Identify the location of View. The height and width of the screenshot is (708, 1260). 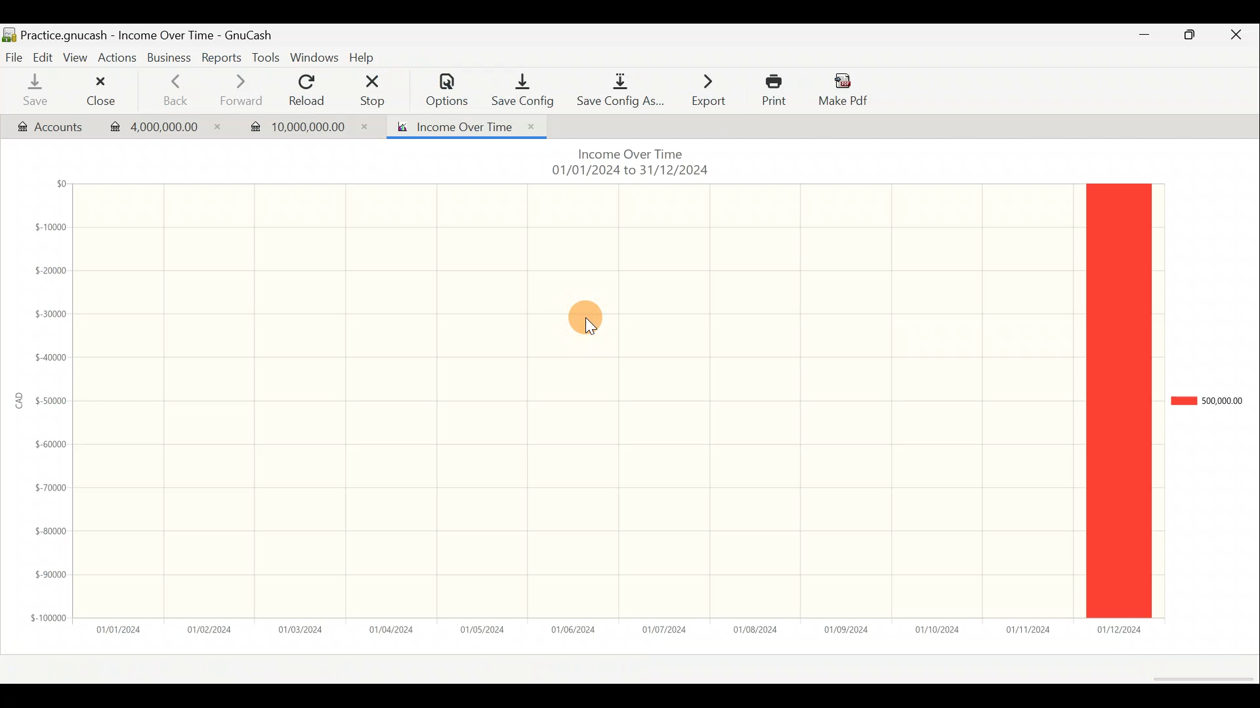
(76, 58).